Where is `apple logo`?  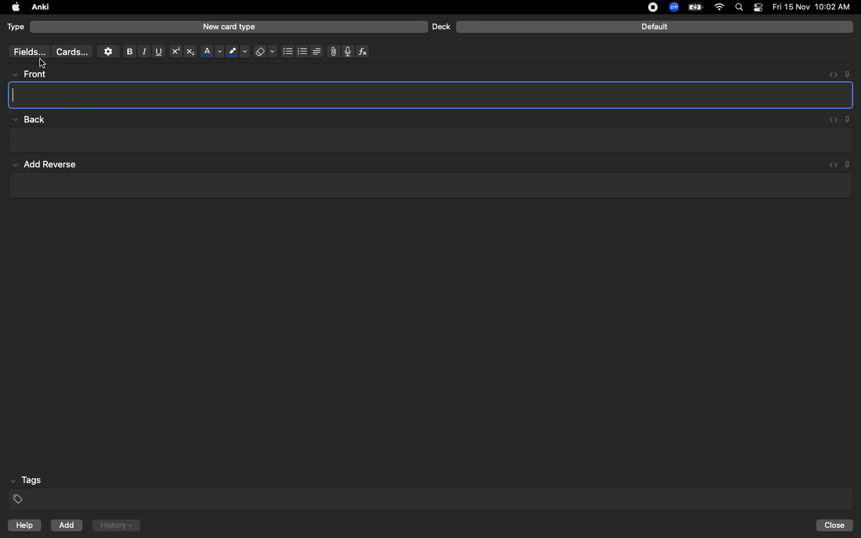
apple logo is located at coordinates (13, 7).